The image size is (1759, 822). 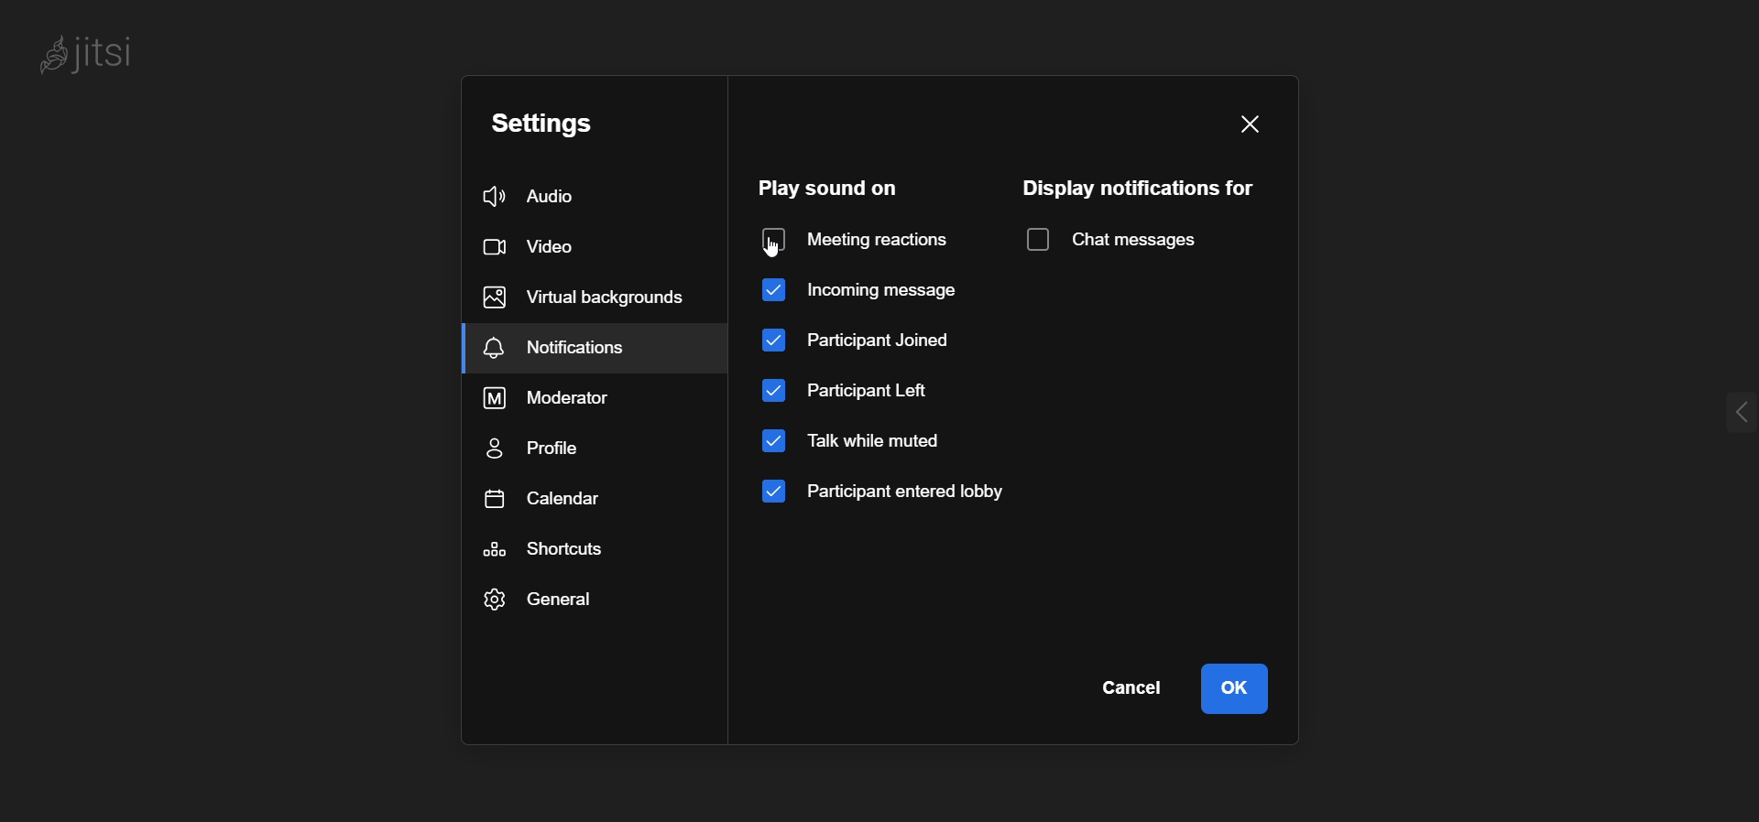 I want to click on close window, so click(x=1248, y=124).